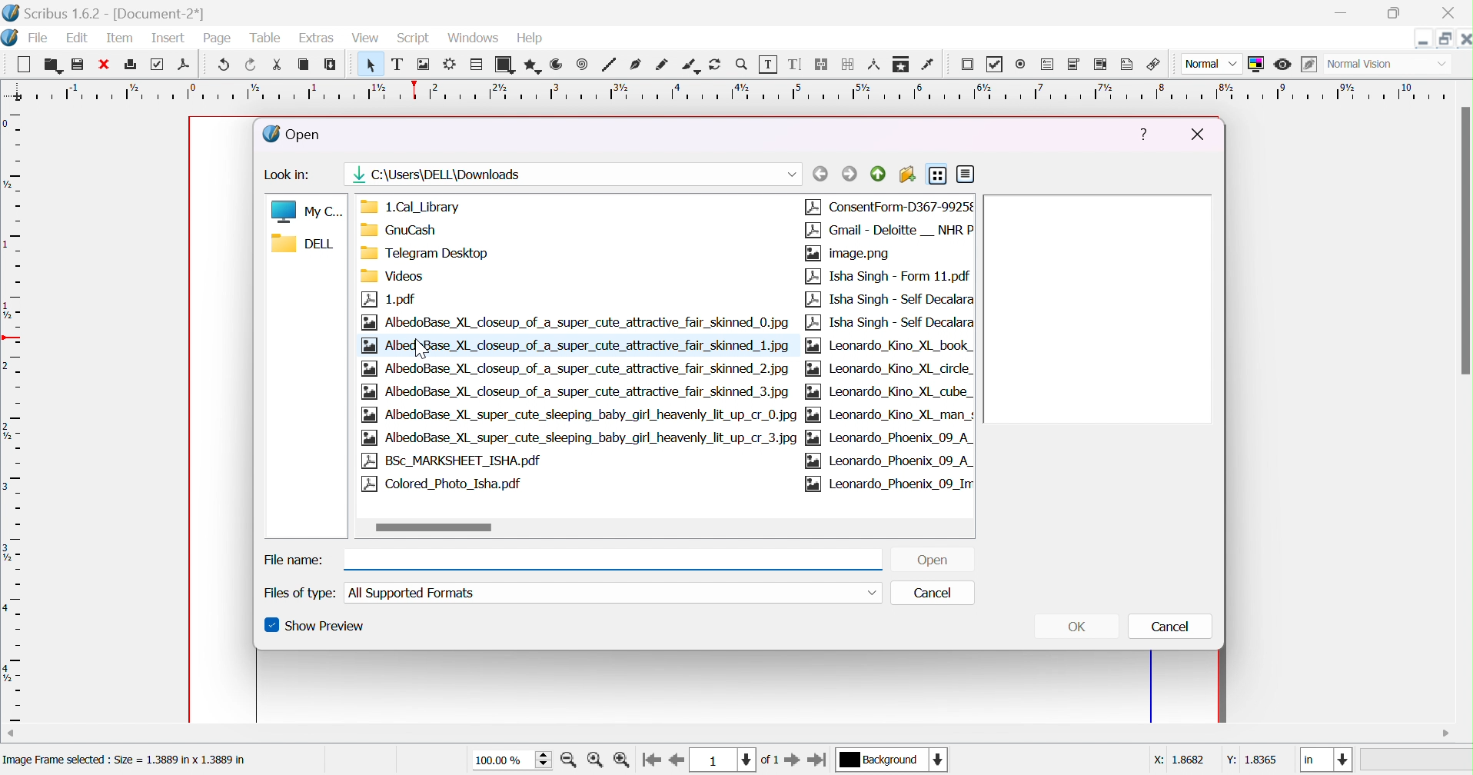 The height and width of the screenshot is (775, 1473). Describe the element at coordinates (438, 175) in the screenshot. I see `image path` at that location.